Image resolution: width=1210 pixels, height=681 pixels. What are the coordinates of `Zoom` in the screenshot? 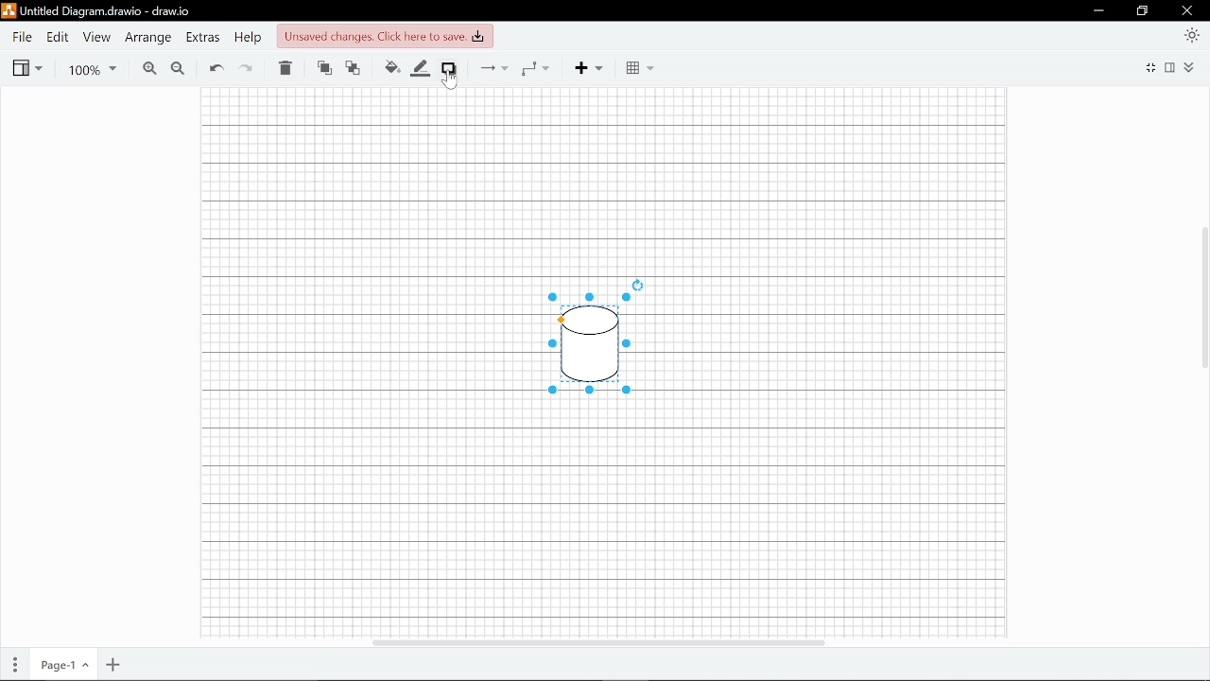 It's located at (91, 68).